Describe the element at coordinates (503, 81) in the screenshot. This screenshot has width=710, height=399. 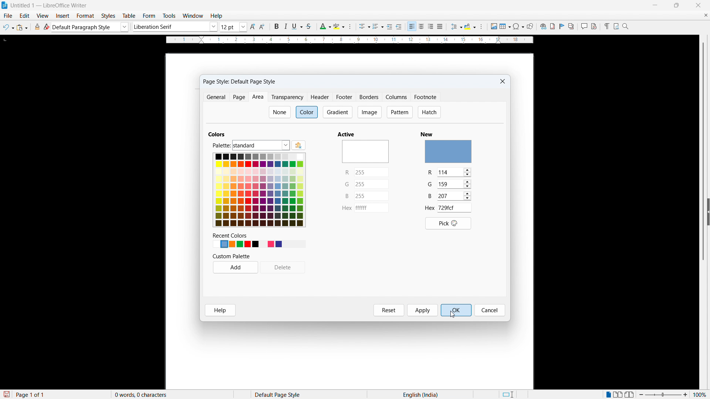
I see `close ` at that location.